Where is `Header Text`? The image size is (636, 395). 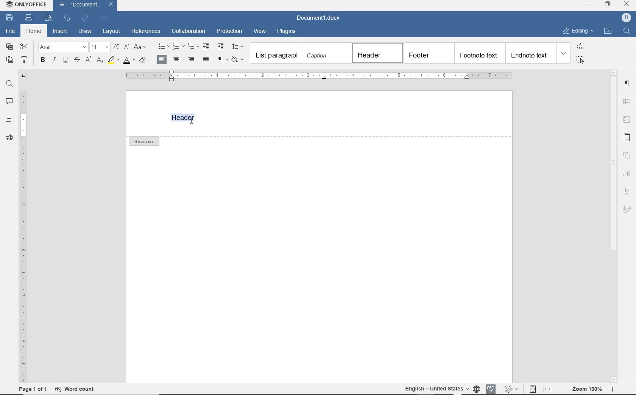 Header Text is located at coordinates (186, 118).